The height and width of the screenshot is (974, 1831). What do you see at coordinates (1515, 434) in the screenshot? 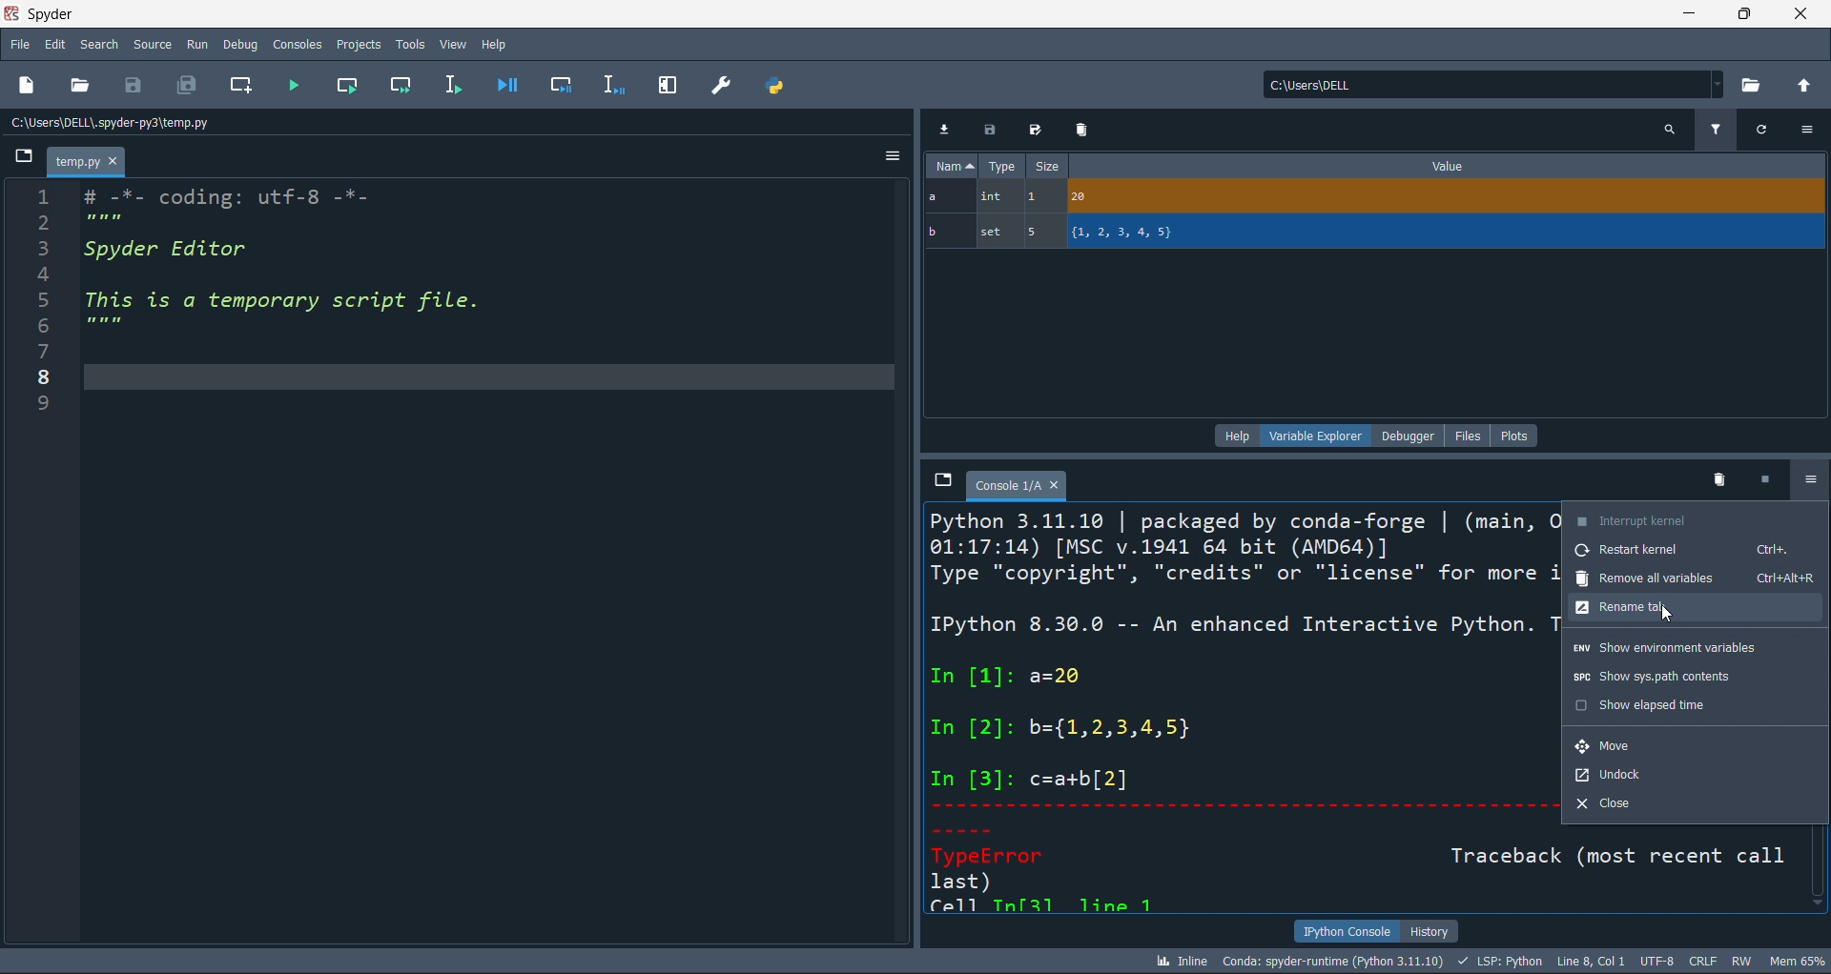
I see `plots` at bounding box center [1515, 434].